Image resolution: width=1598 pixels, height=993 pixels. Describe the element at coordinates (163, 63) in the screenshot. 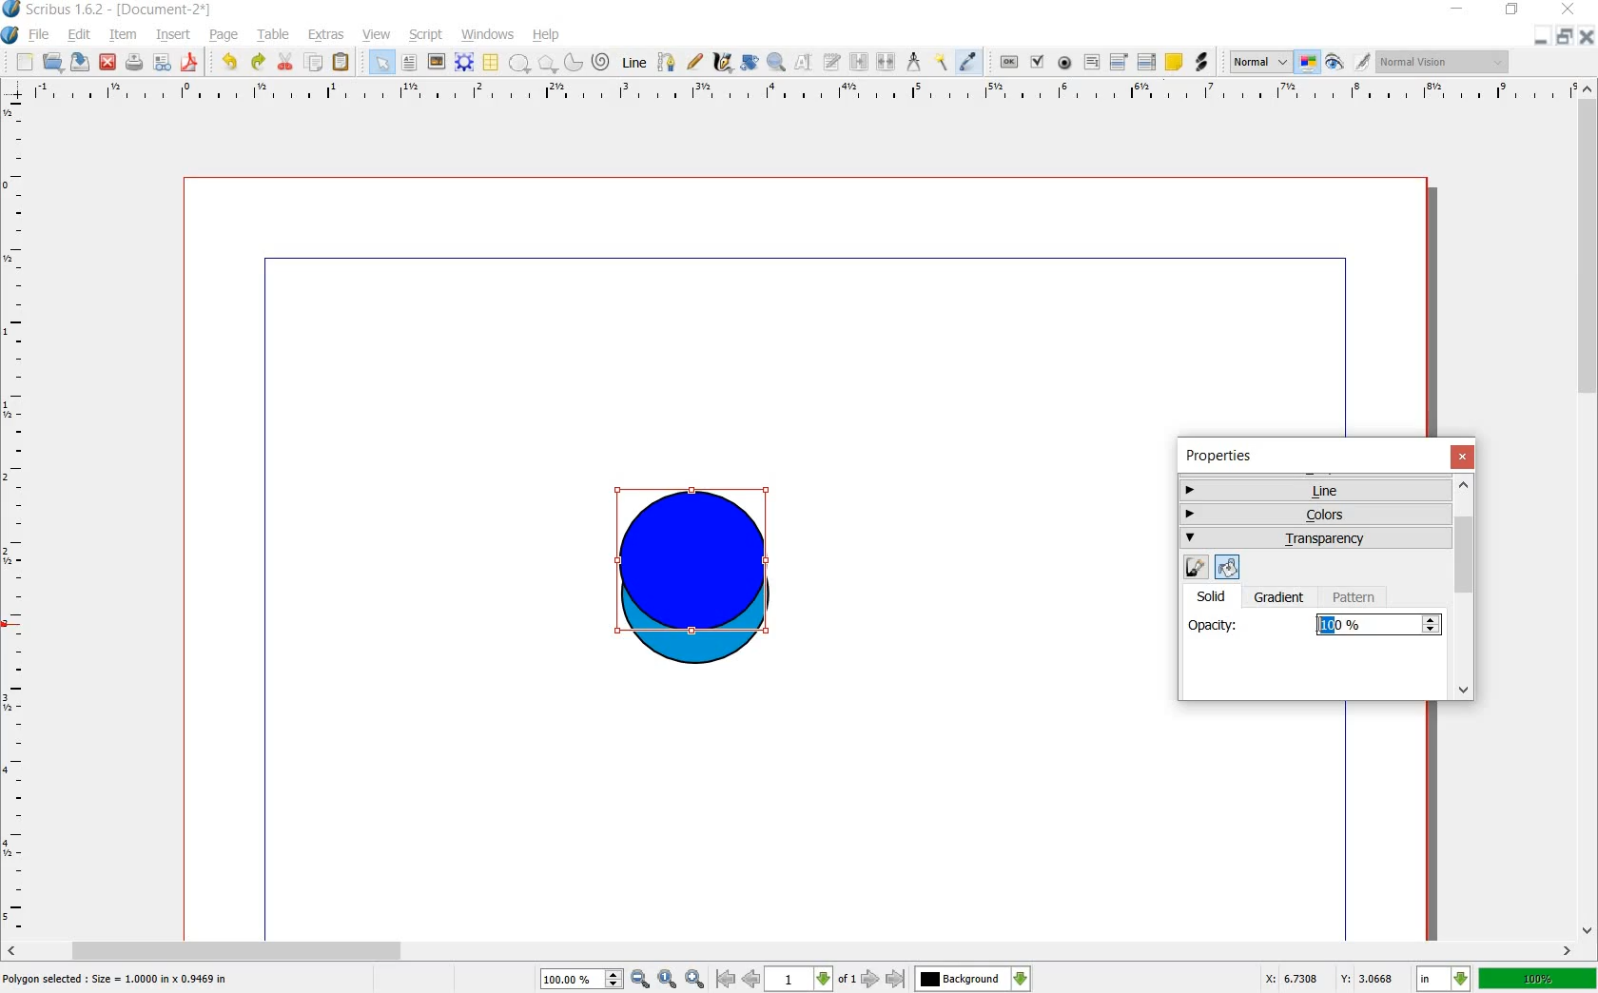

I see `preflight verifier` at that location.